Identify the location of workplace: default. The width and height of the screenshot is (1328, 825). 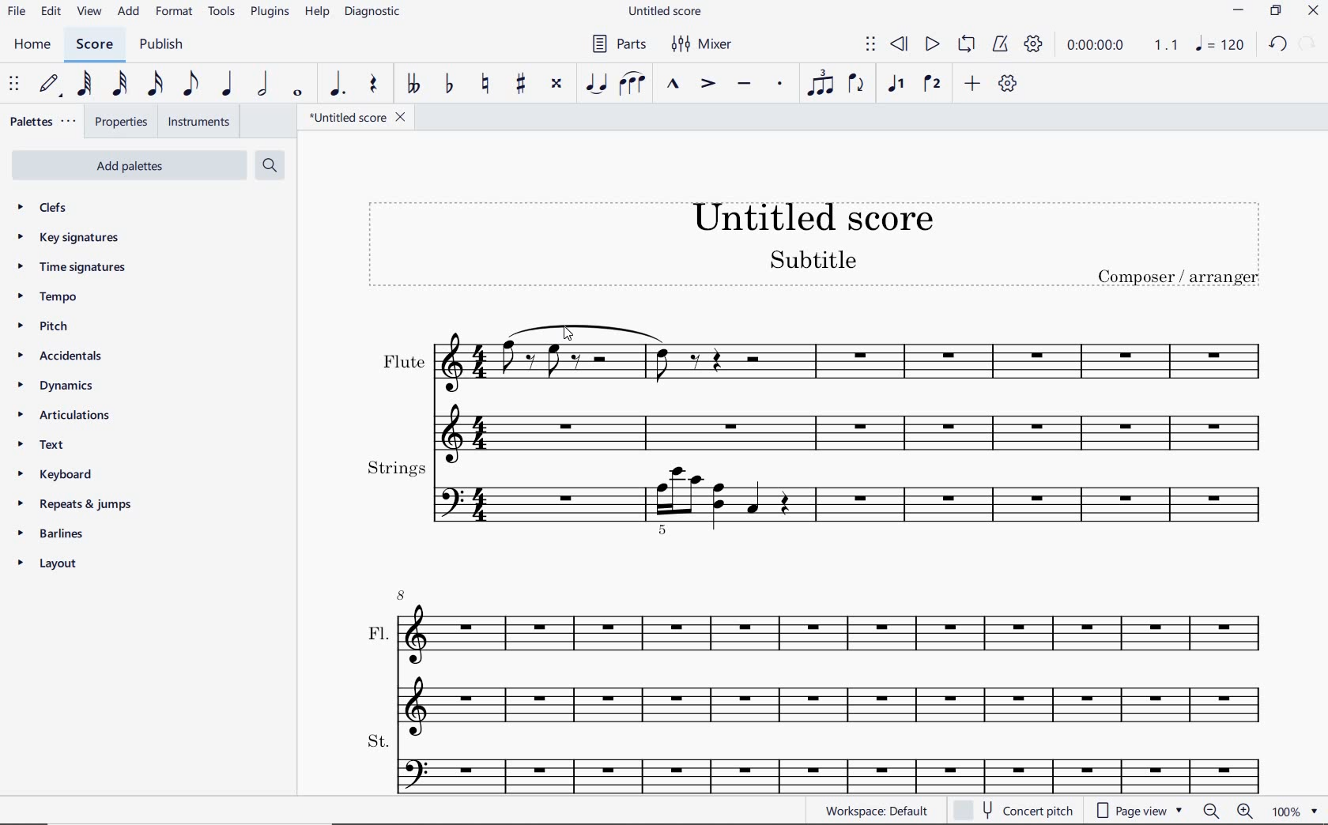
(880, 812).